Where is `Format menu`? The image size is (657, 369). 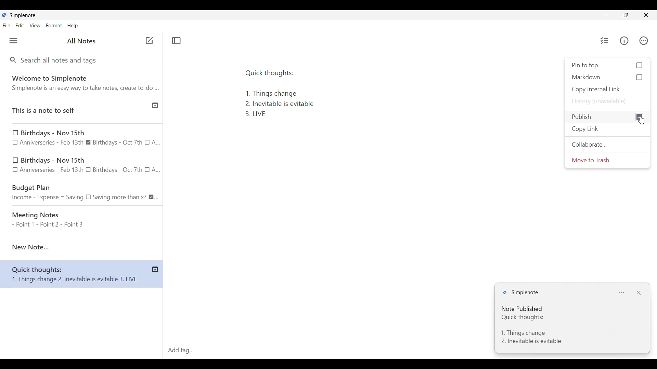 Format menu is located at coordinates (54, 26).